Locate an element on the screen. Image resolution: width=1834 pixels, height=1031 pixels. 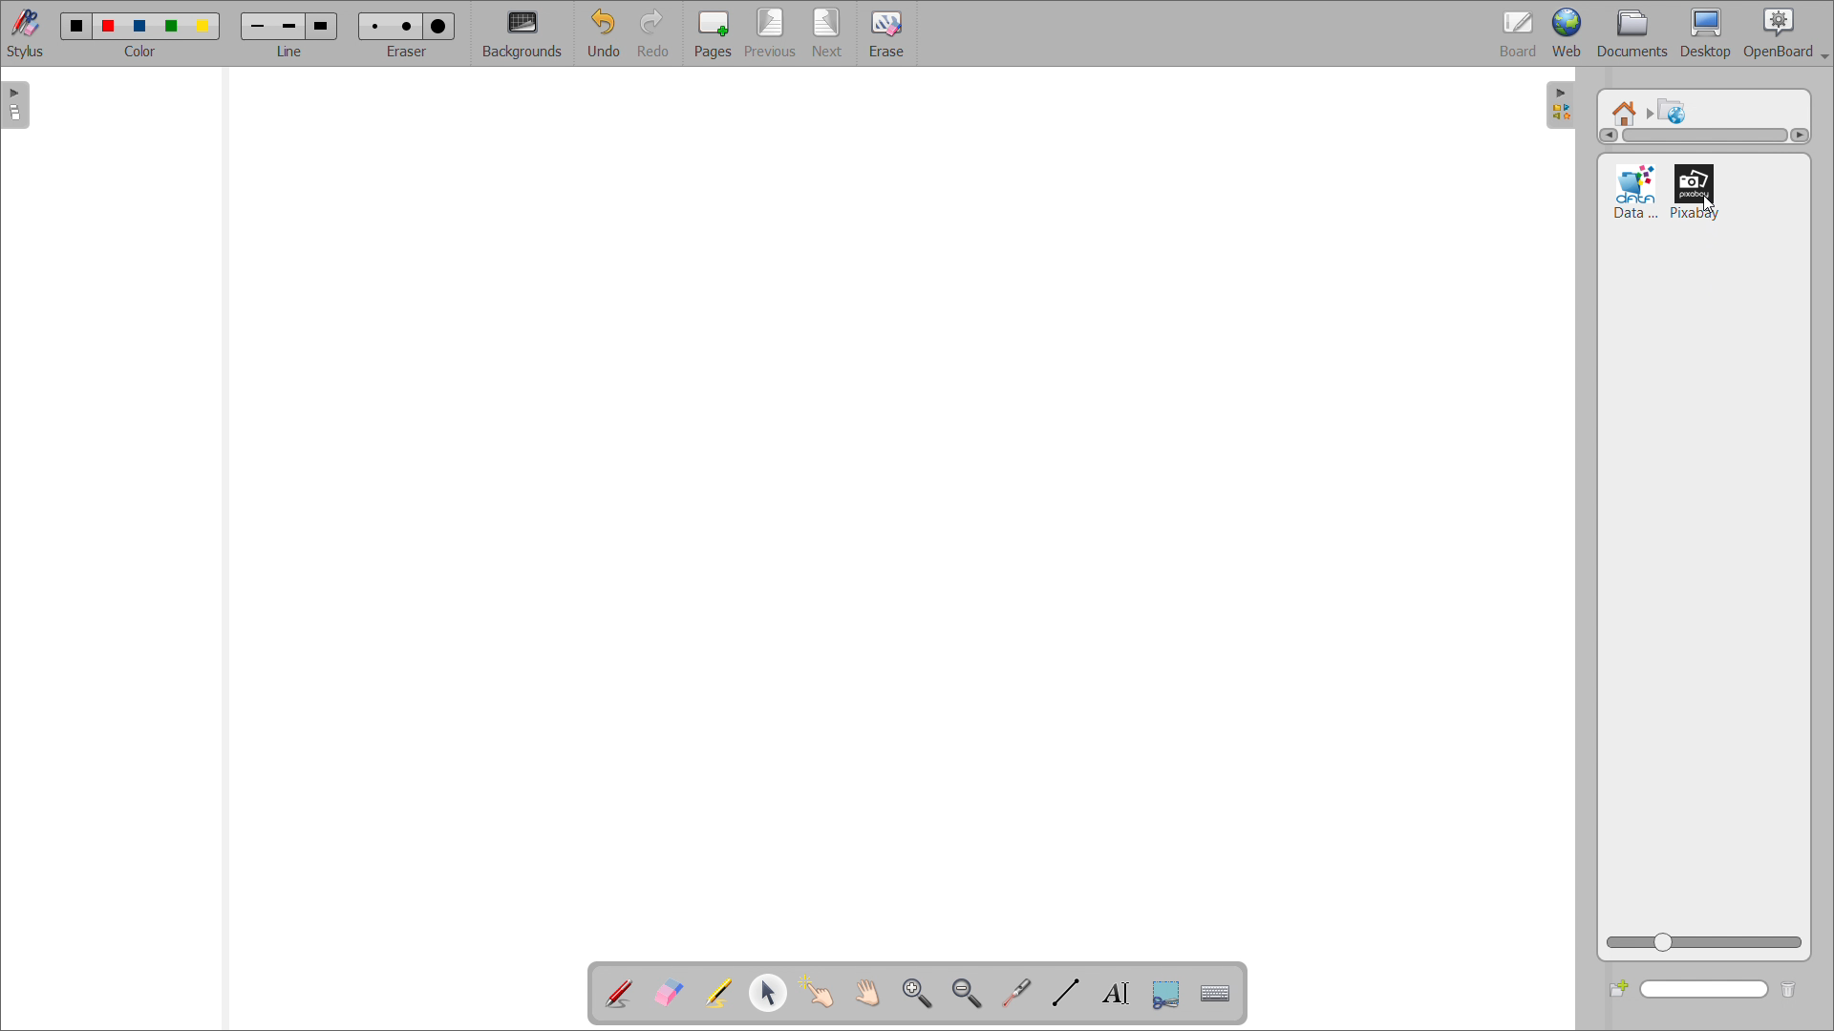
openboard settings is located at coordinates (1785, 33).